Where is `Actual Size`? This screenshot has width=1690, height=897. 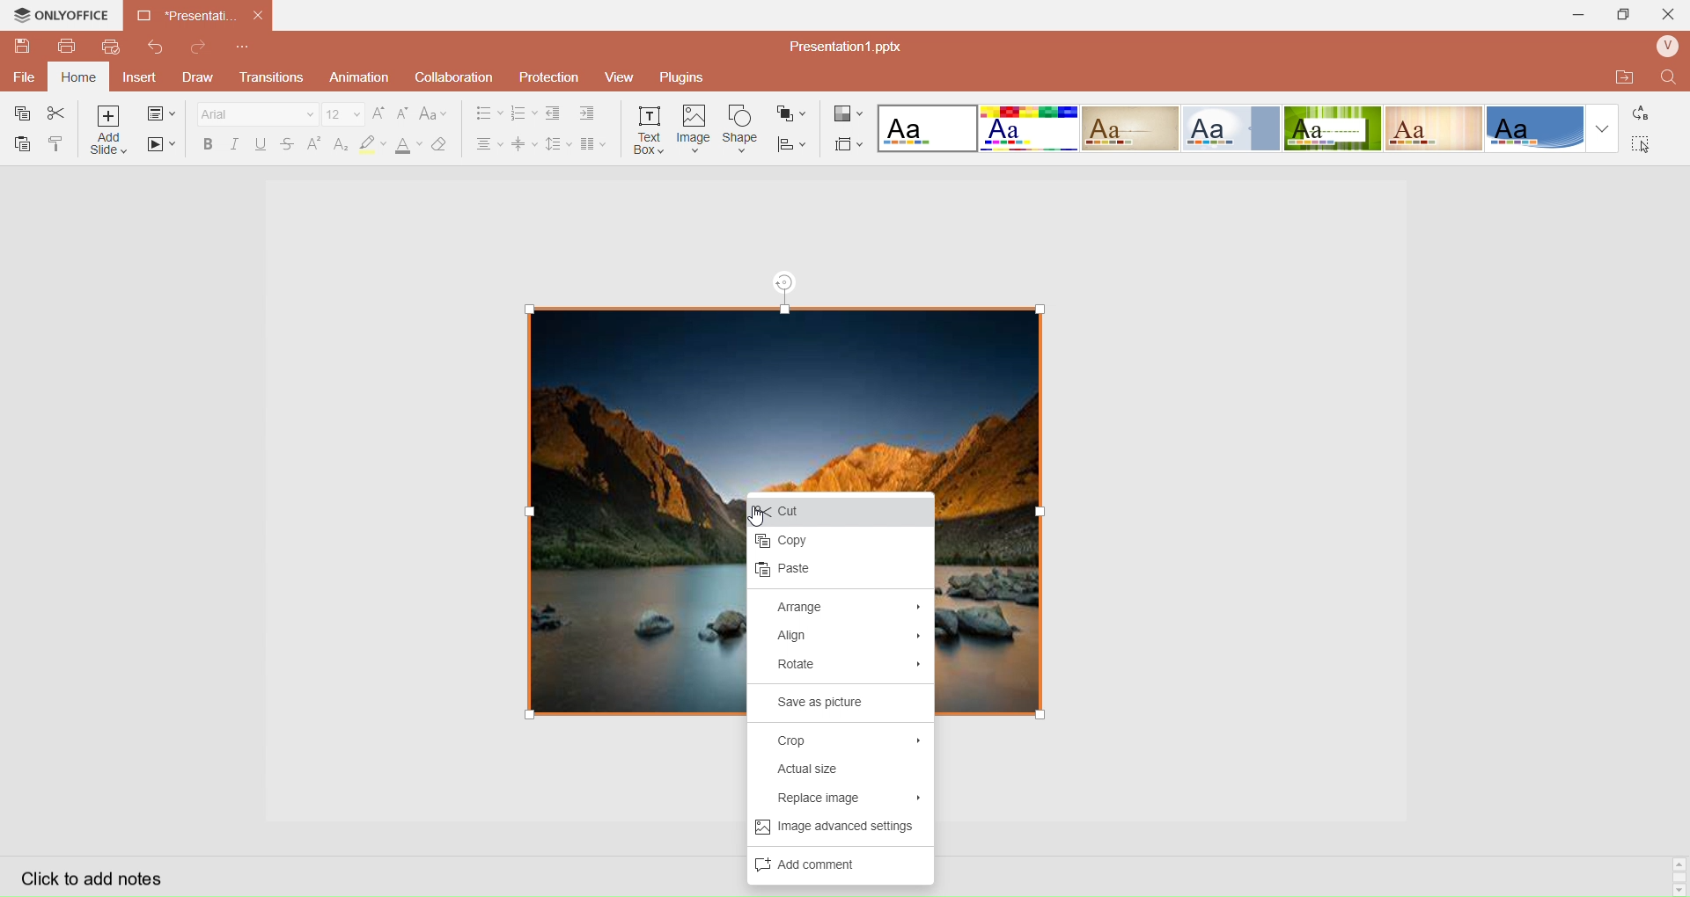
Actual Size is located at coordinates (841, 766).